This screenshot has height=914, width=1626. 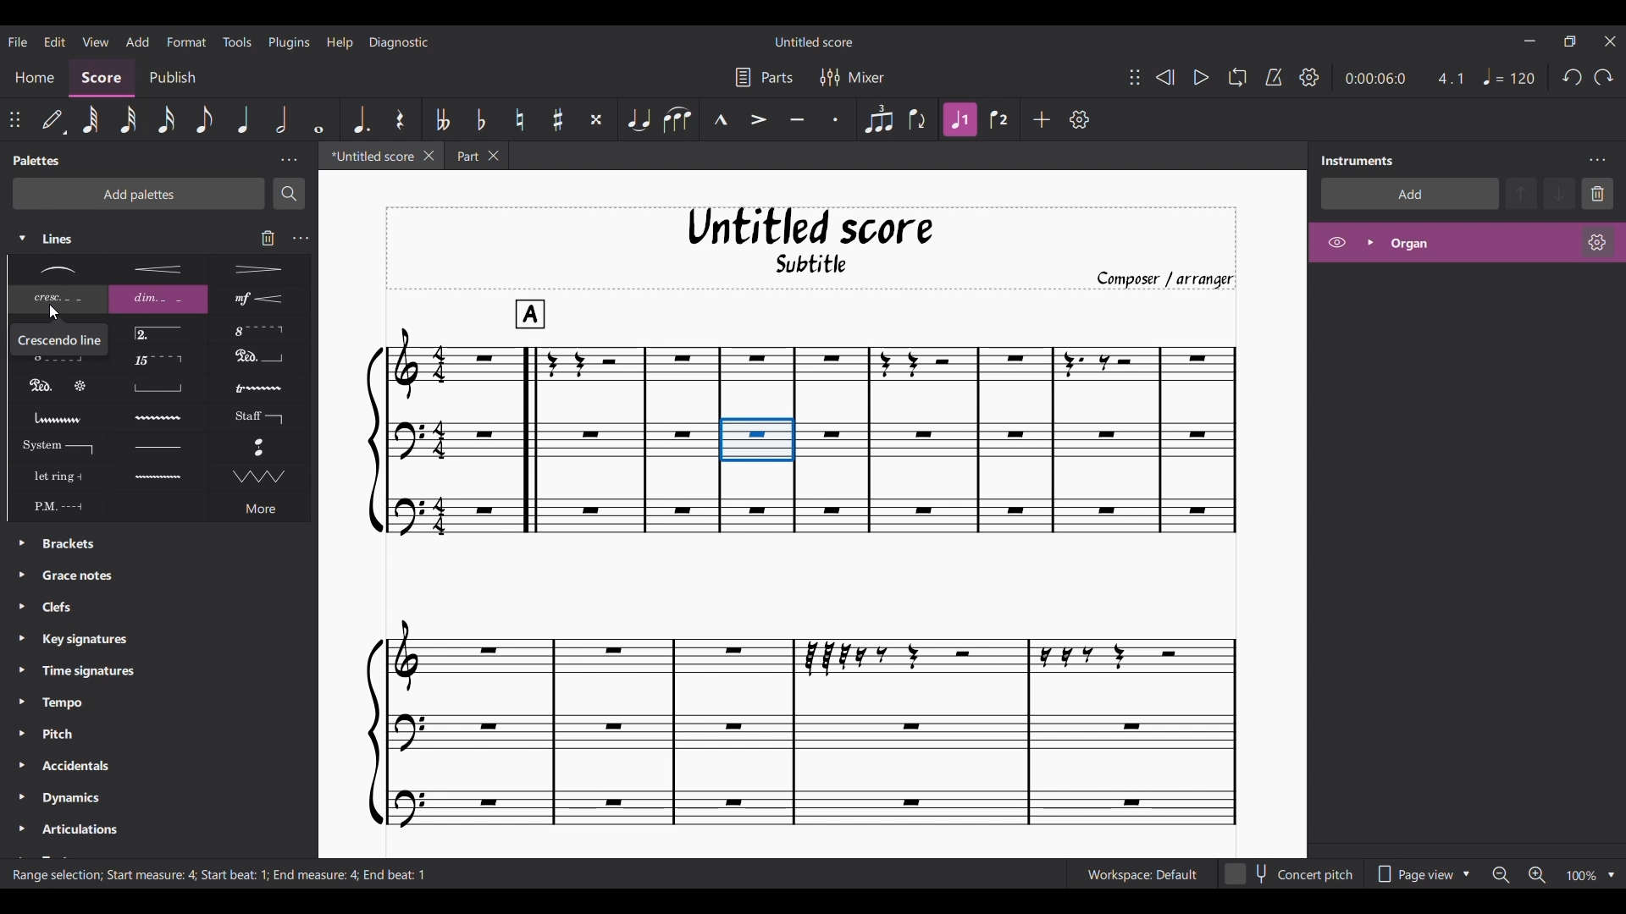 What do you see at coordinates (96, 41) in the screenshot?
I see `View menu` at bounding box center [96, 41].